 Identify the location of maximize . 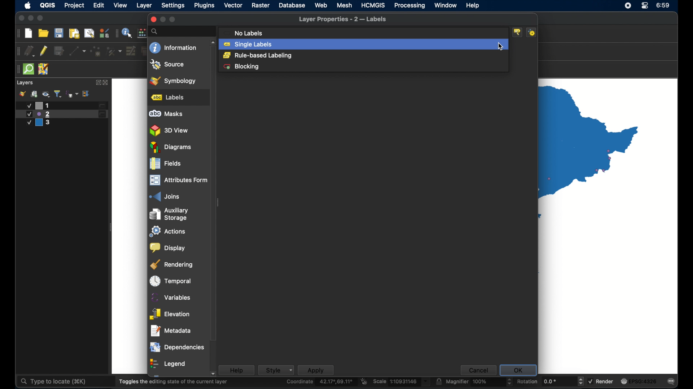
(41, 18).